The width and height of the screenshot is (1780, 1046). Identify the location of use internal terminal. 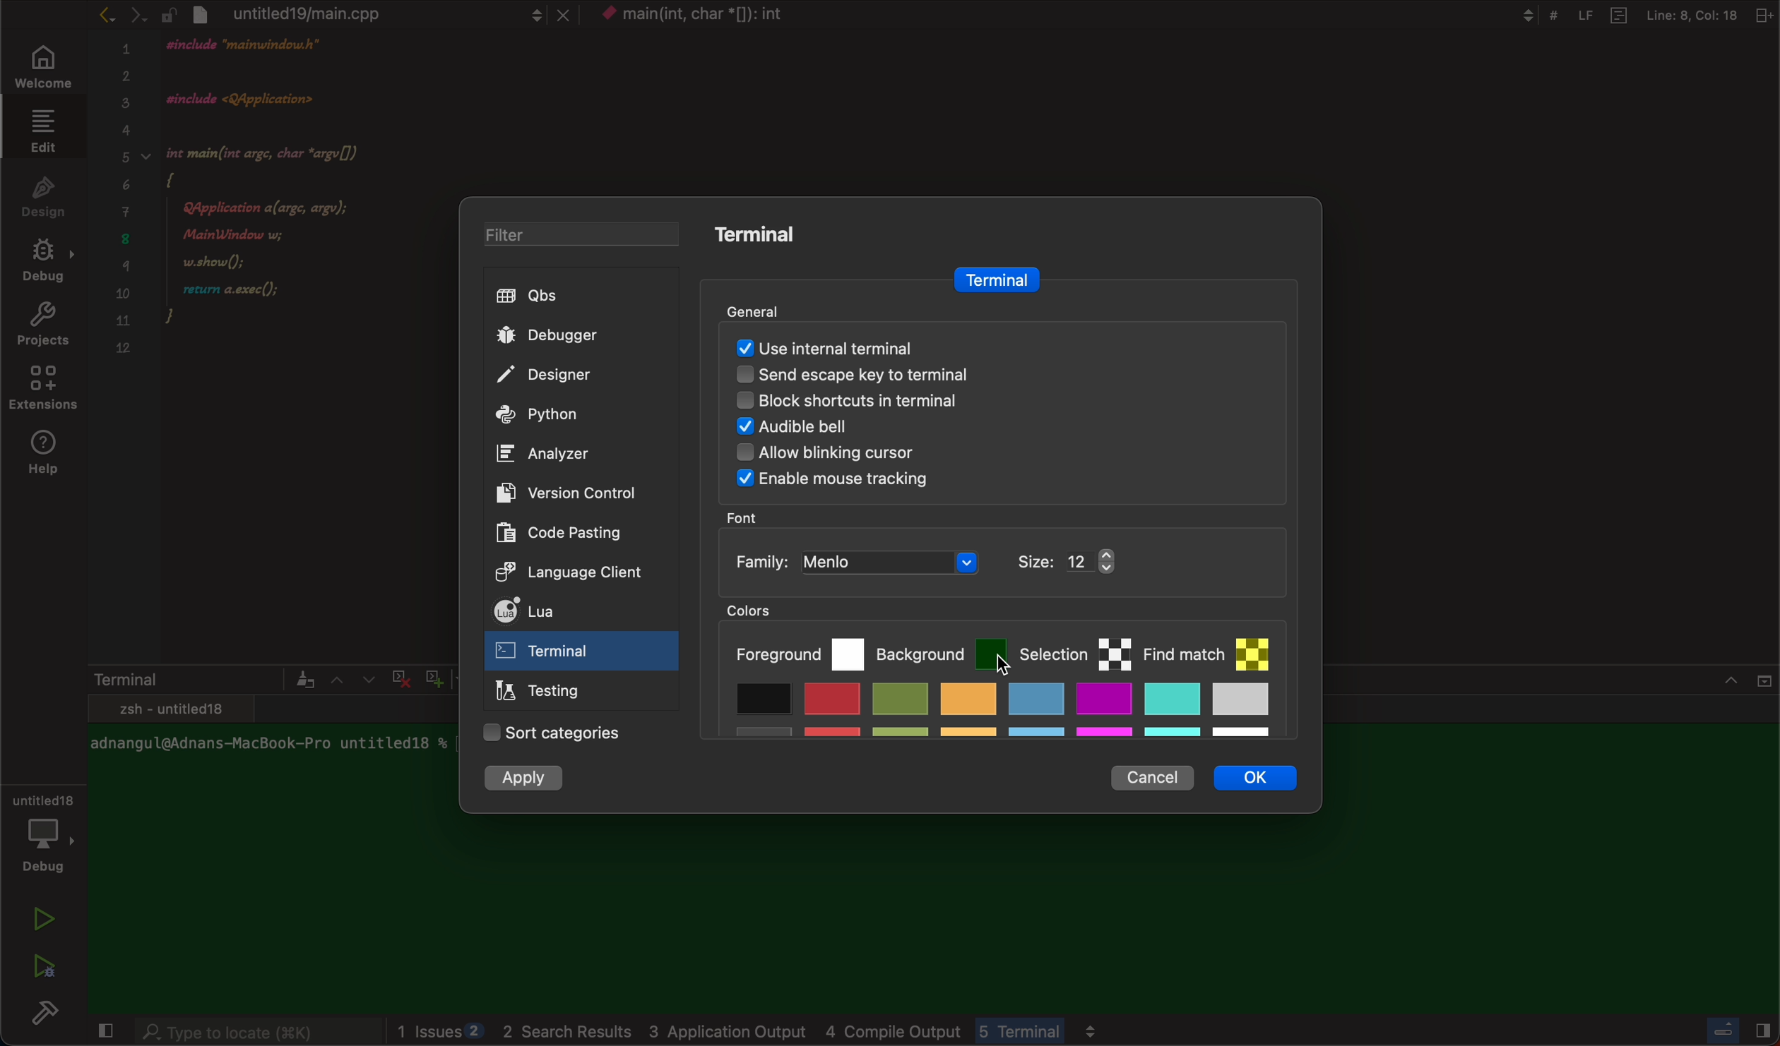
(994, 346).